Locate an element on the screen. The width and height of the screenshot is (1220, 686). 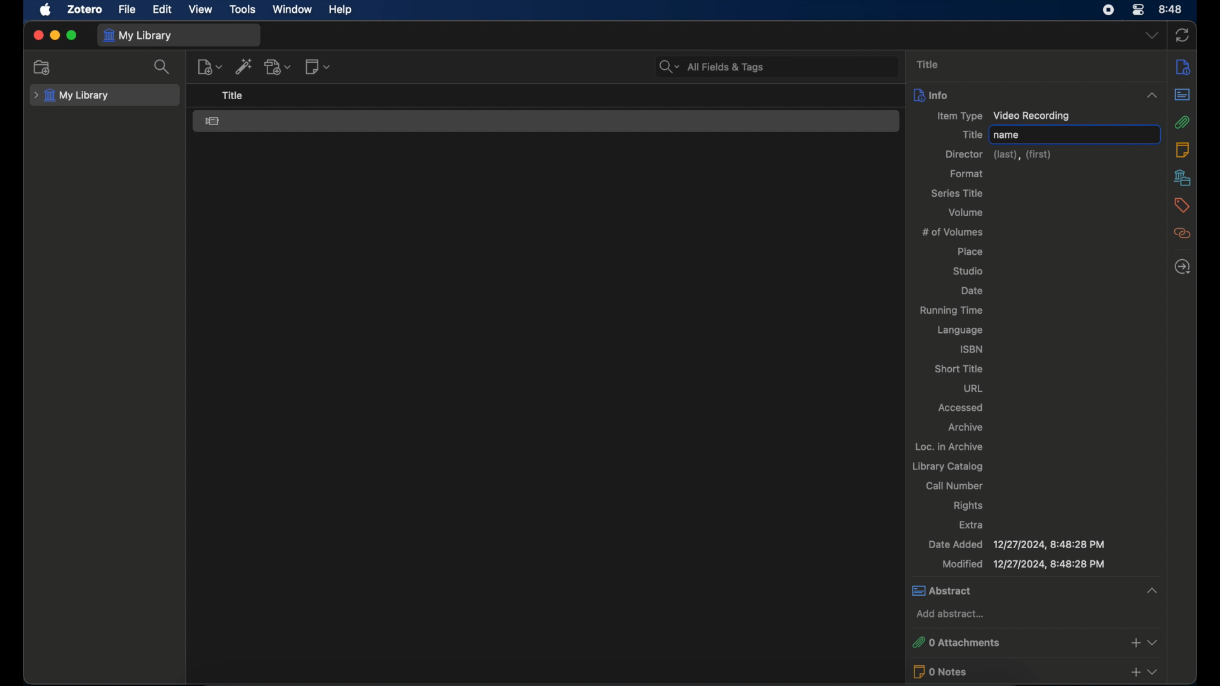
add attachment is located at coordinates (278, 66).